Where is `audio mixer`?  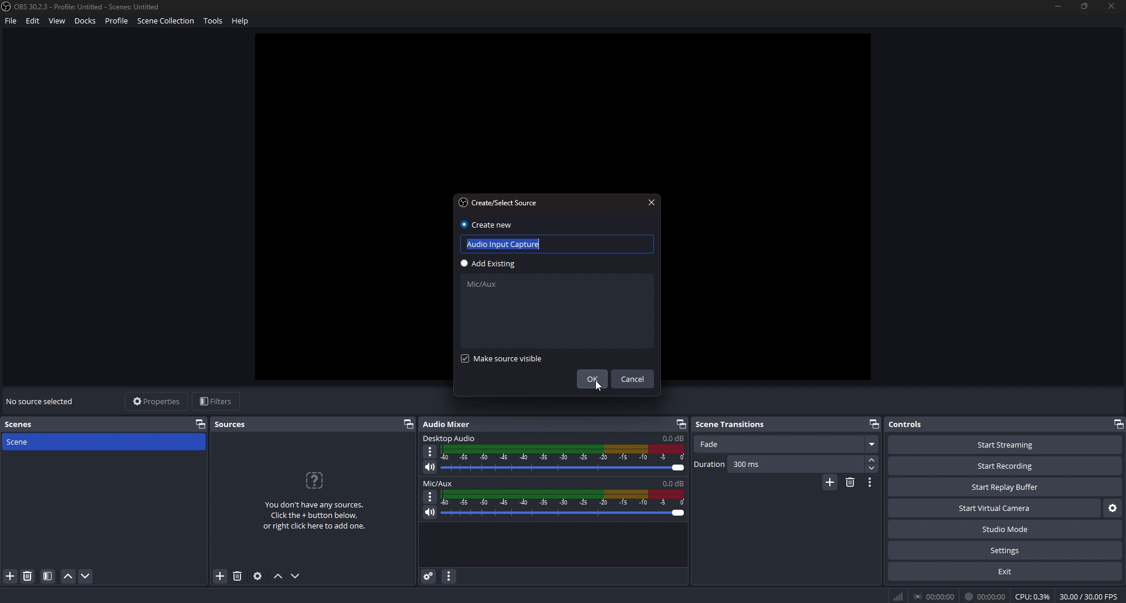 audio mixer is located at coordinates (453, 424).